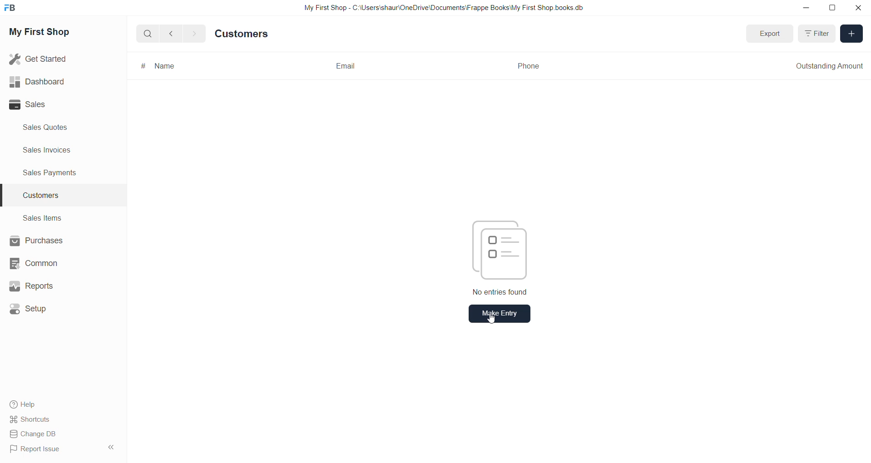 The height and width of the screenshot is (463, 871). What do you see at coordinates (851, 34) in the screenshot?
I see `Add` at bounding box center [851, 34].